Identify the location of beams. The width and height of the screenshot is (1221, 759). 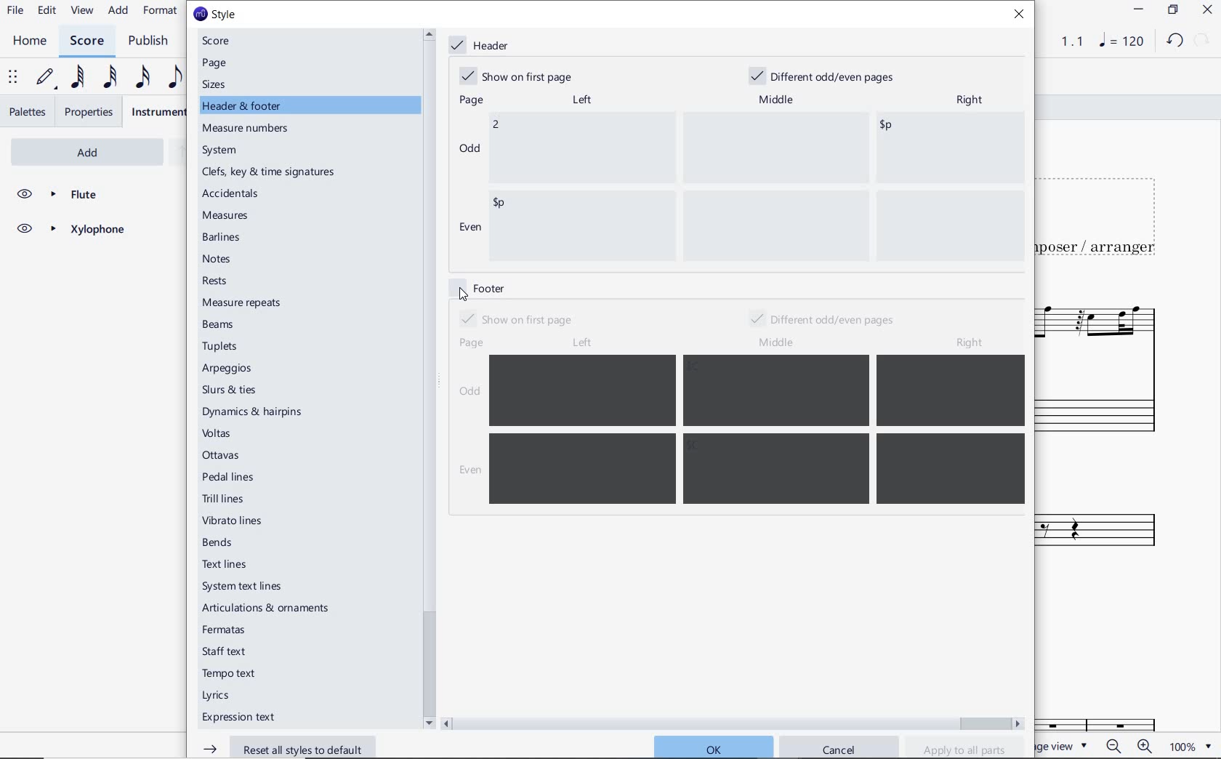
(222, 325).